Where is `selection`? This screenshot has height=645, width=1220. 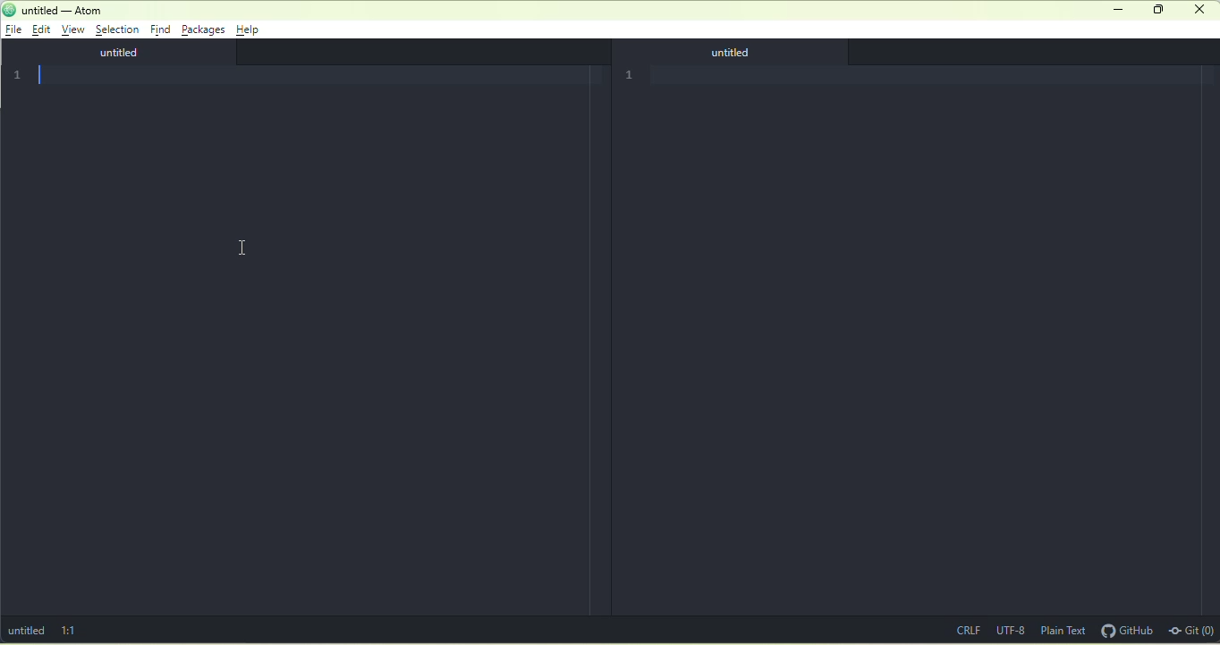
selection is located at coordinates (117, 30).